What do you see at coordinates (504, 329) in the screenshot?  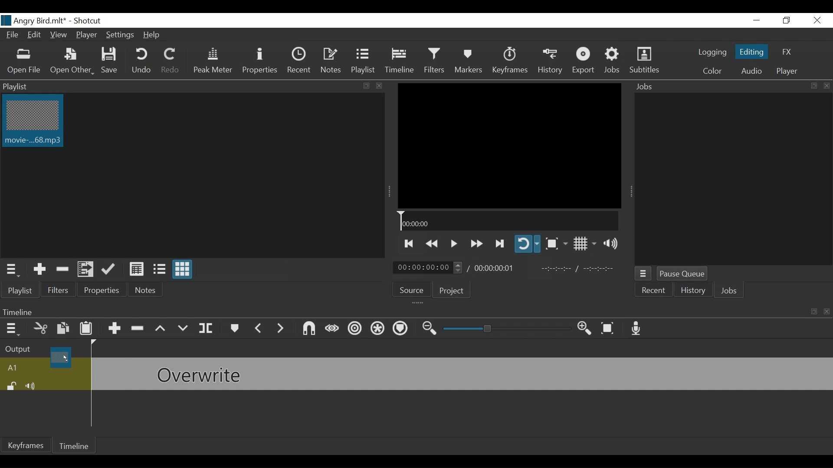 I see `Zoom slider` at bounding box center [504, 329].